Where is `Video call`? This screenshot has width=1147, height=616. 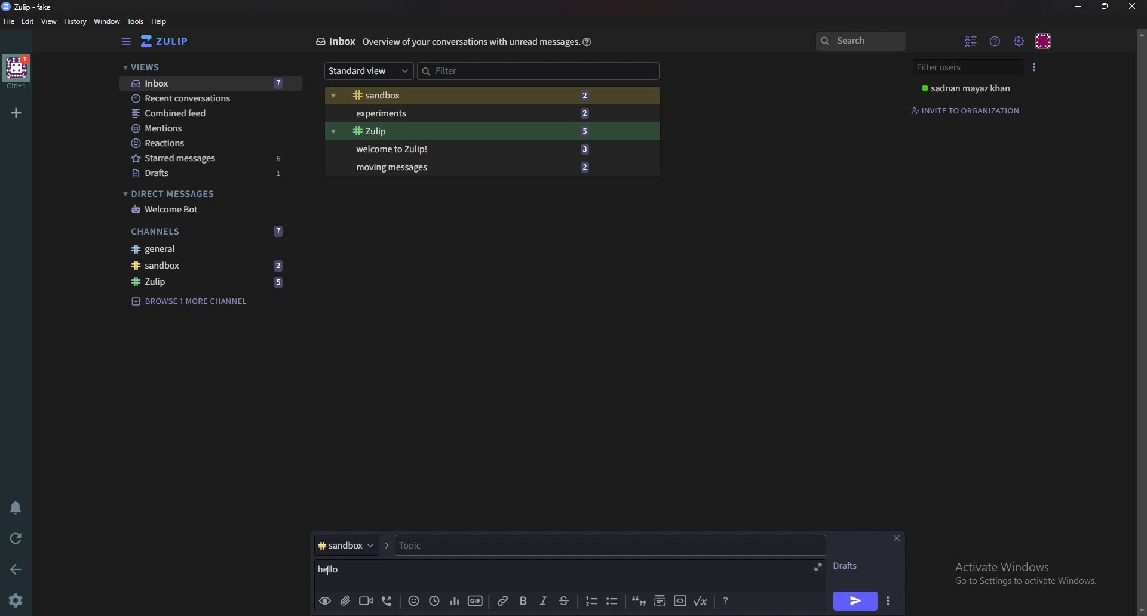
Video call is located at coordinates (367, 600).